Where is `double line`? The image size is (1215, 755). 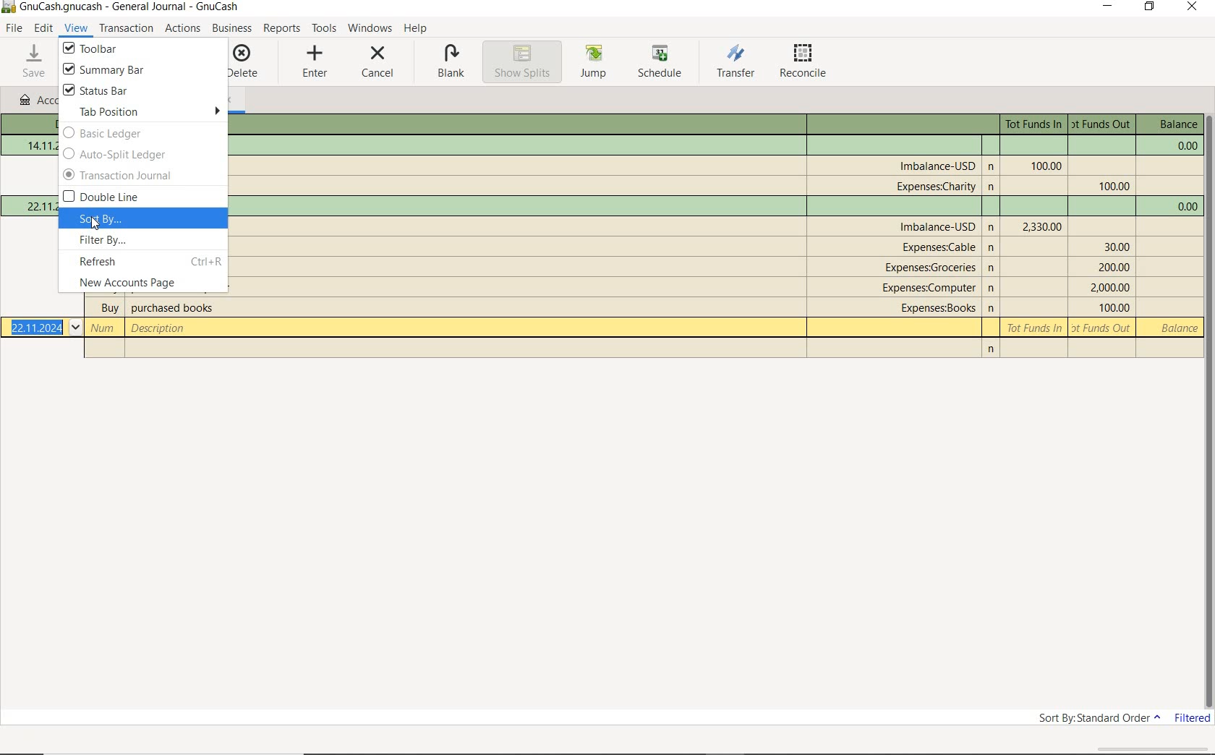 double line is located at coordinates (144, 197).